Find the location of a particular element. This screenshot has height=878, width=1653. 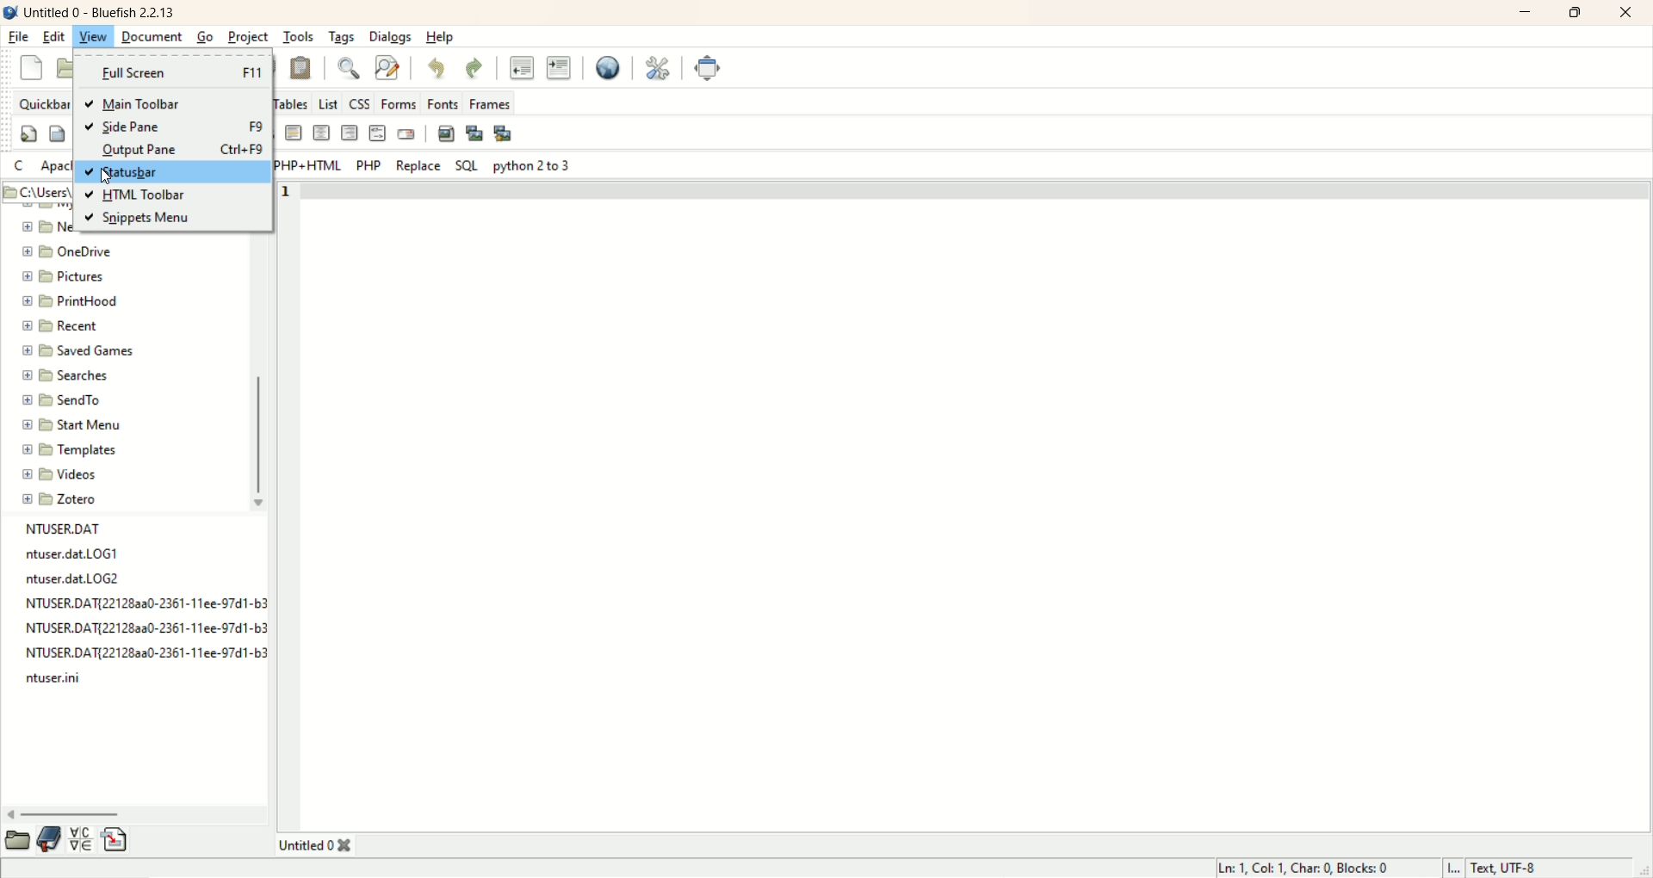

pictures is located at coordinates (65, 275).